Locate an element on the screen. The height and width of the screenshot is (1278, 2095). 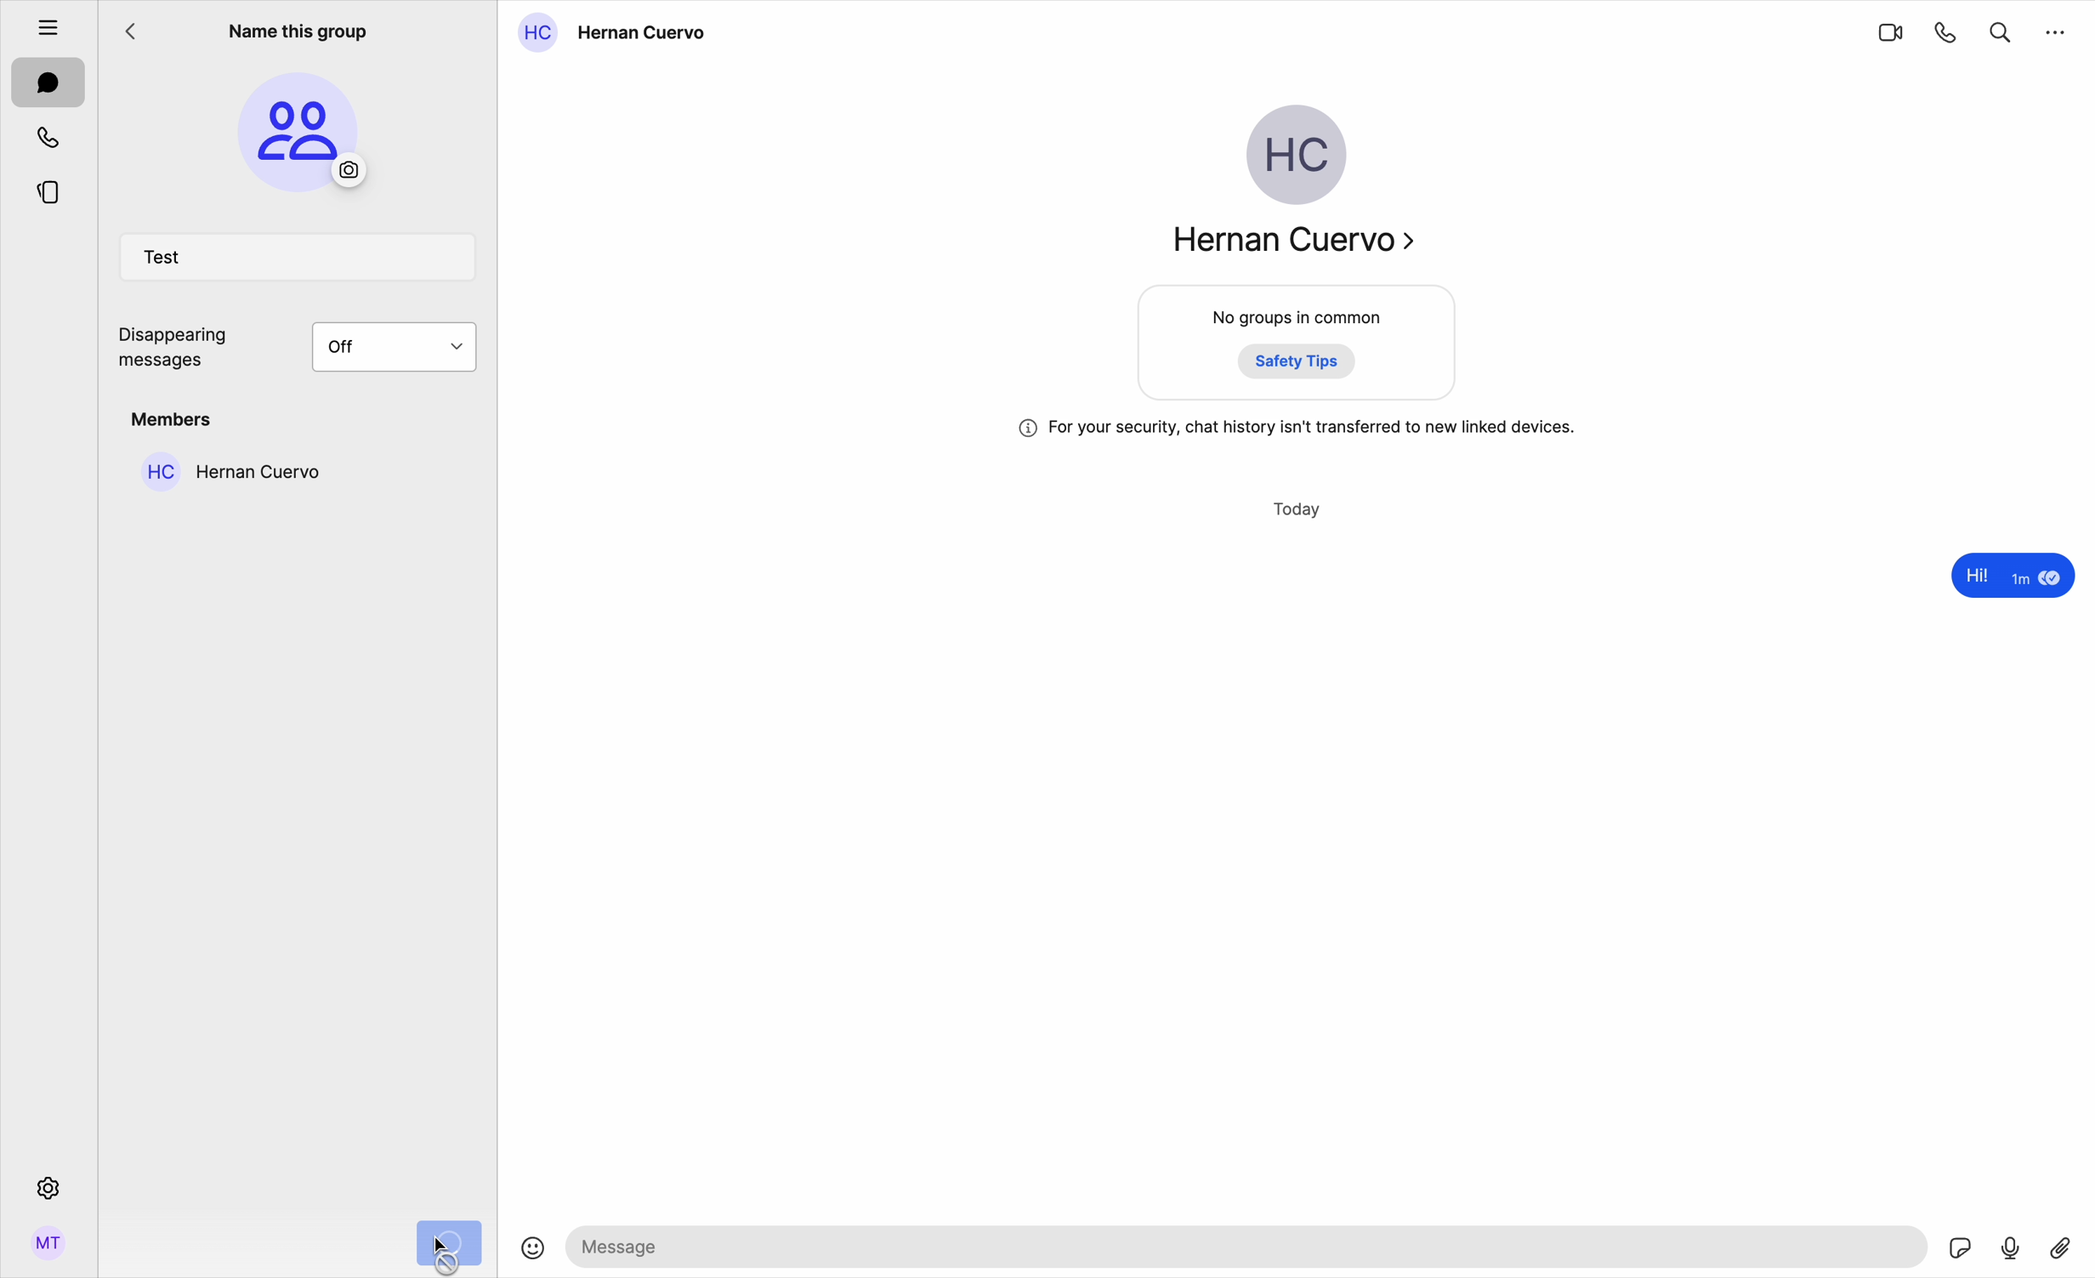
hernan cuervo  is located at coordinates (226, 470).